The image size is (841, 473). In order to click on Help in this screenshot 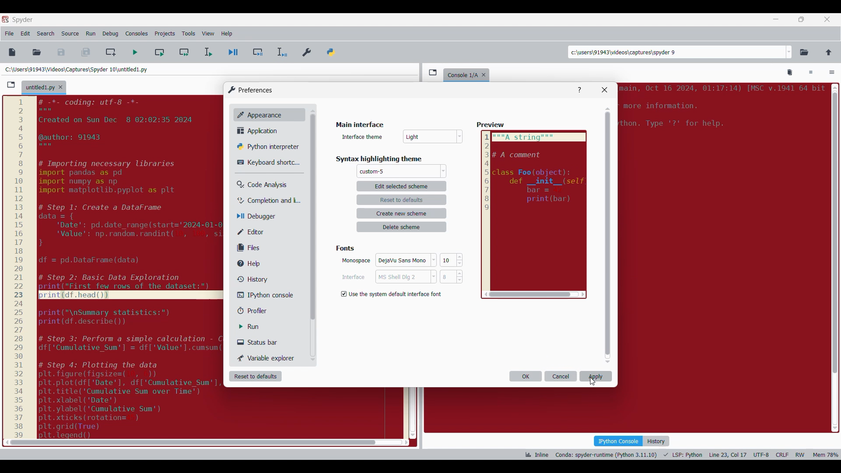, I will do `click(580, 90)`.